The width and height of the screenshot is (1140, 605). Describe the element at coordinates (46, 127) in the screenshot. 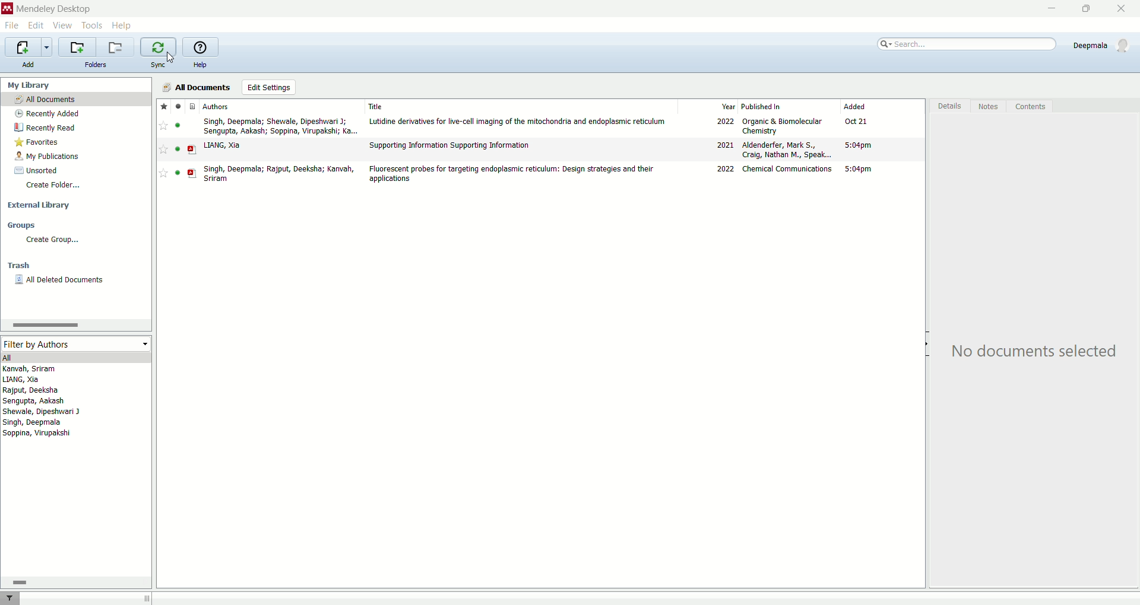

I see `recently read` at that location.